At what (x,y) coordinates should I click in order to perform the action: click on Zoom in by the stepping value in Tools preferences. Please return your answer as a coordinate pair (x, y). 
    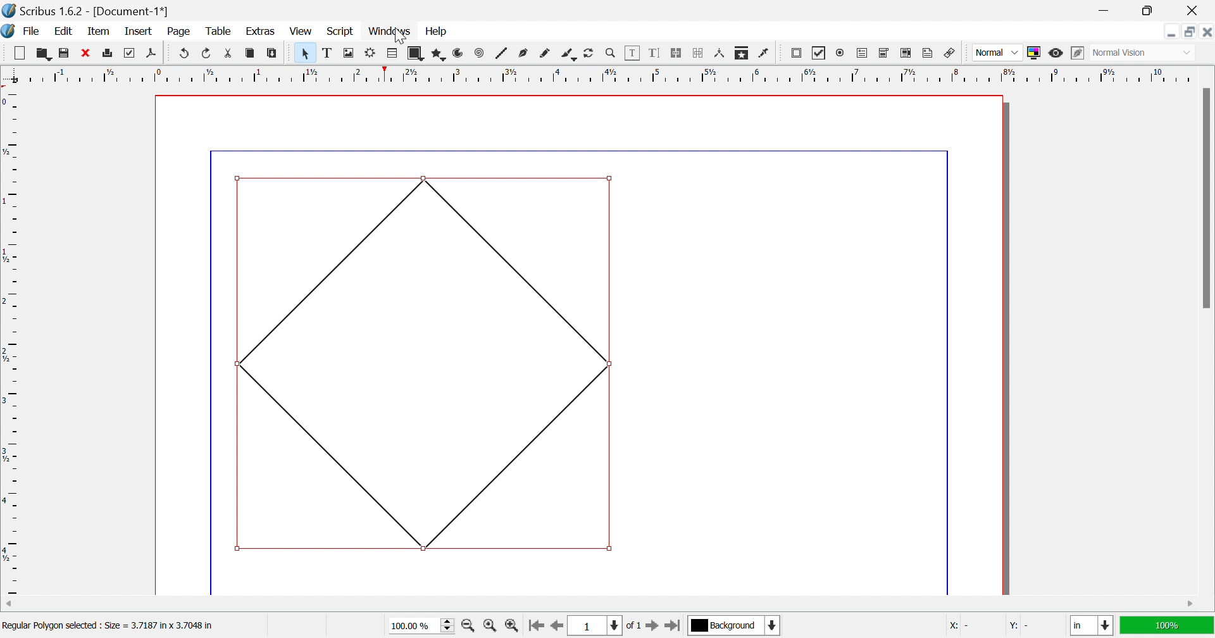
    Looking at the image, I should click on (511, 629).